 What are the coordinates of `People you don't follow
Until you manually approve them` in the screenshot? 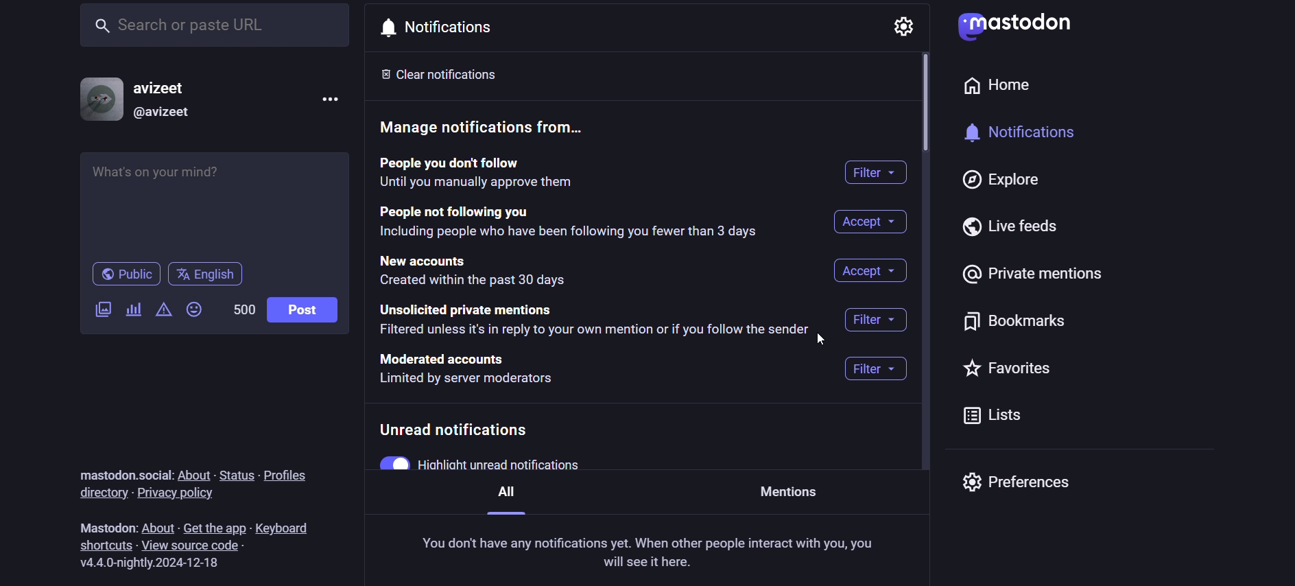 It's located at (516, 173).